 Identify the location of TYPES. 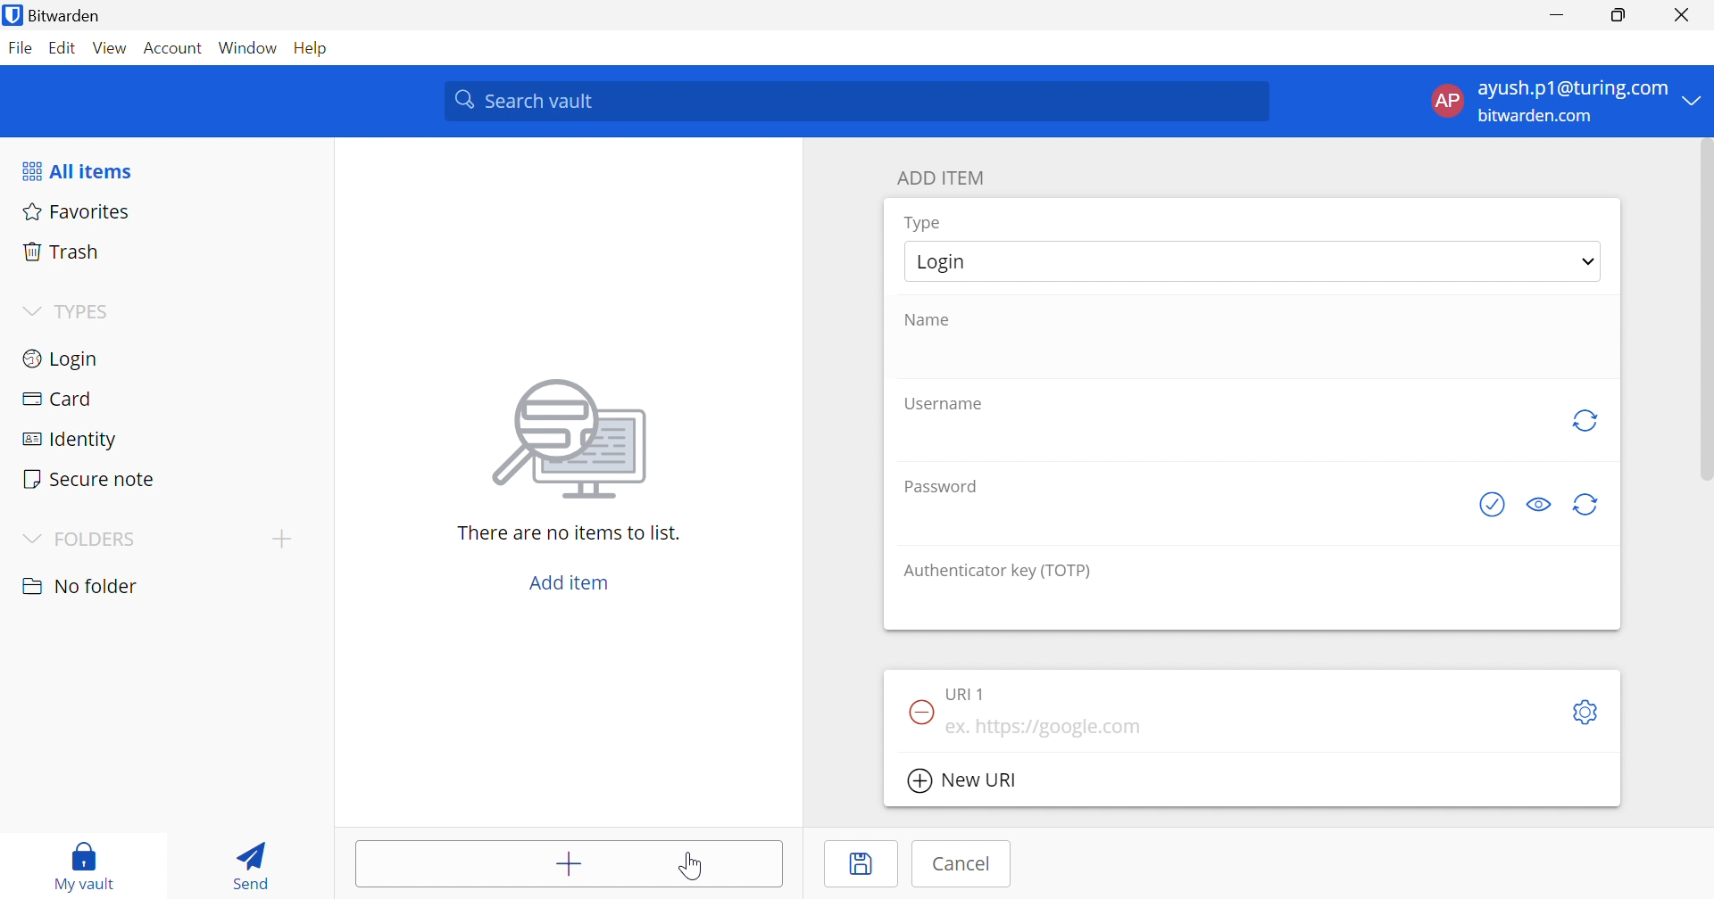
(87, 310).